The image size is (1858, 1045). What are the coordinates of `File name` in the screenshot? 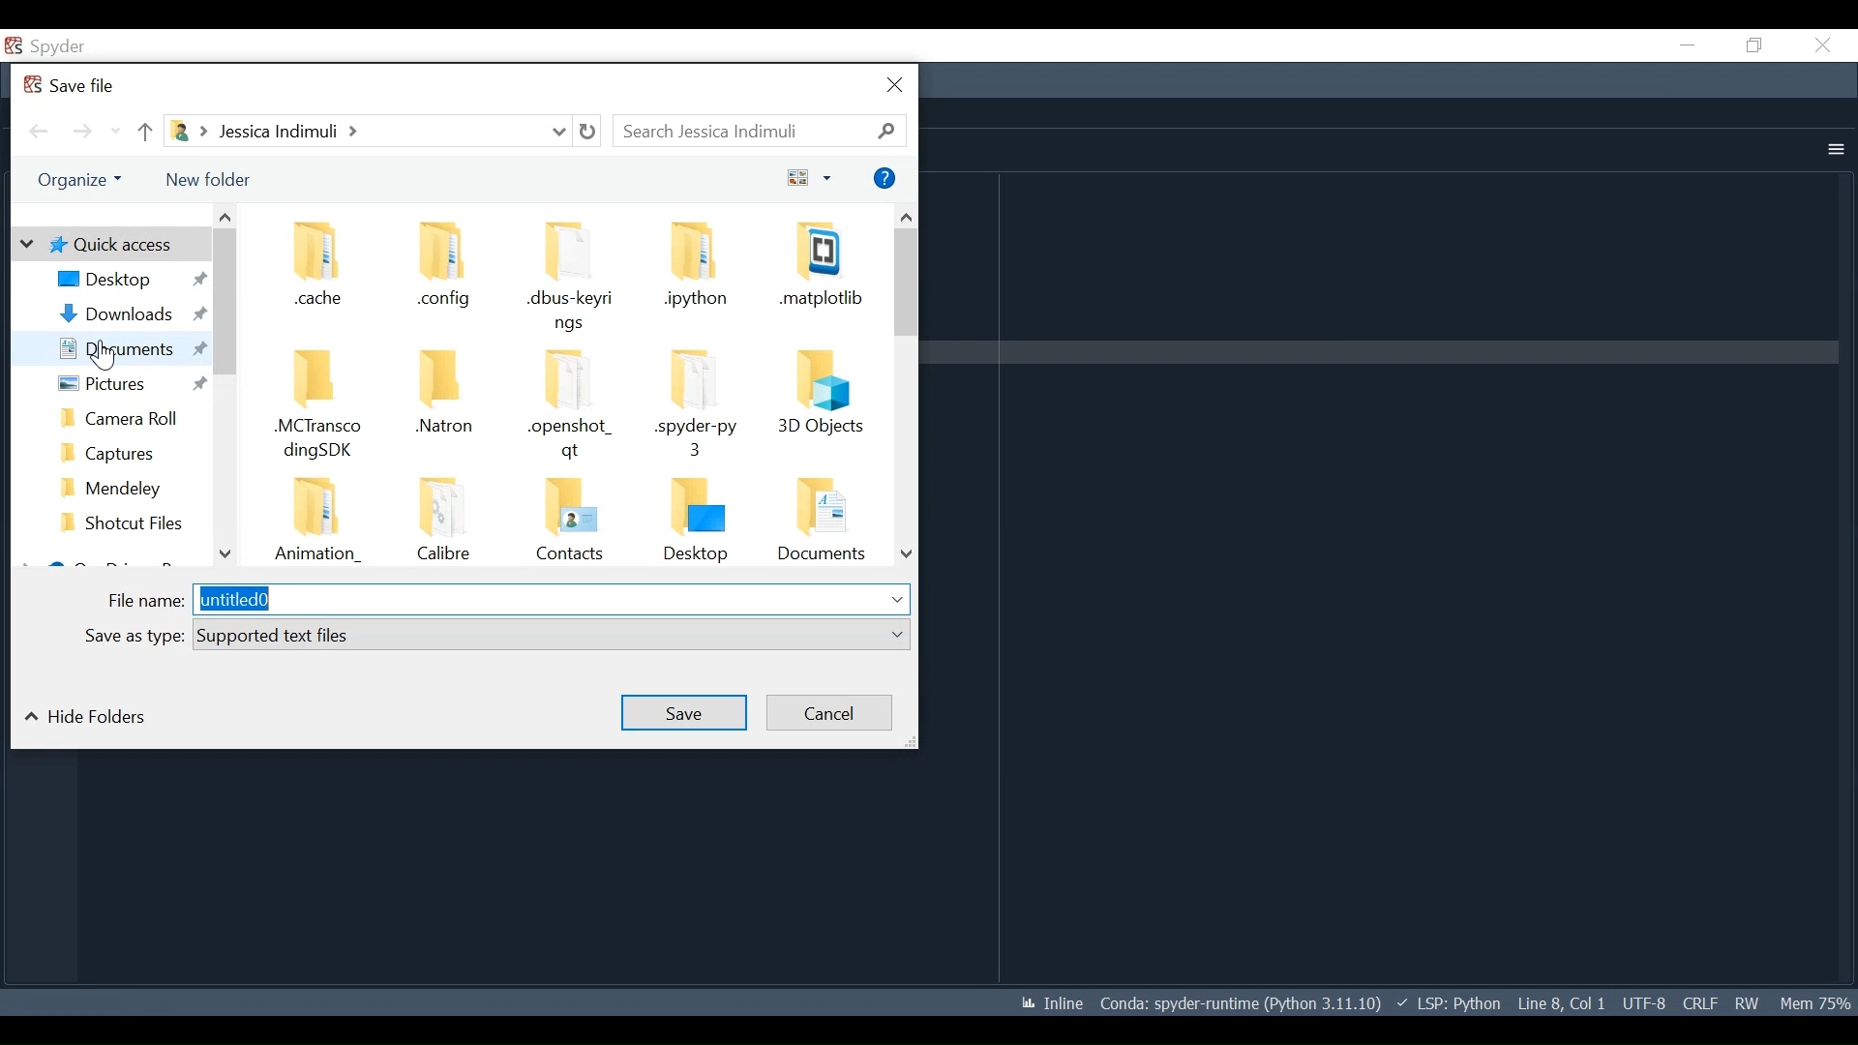 It's located at (509, 600).